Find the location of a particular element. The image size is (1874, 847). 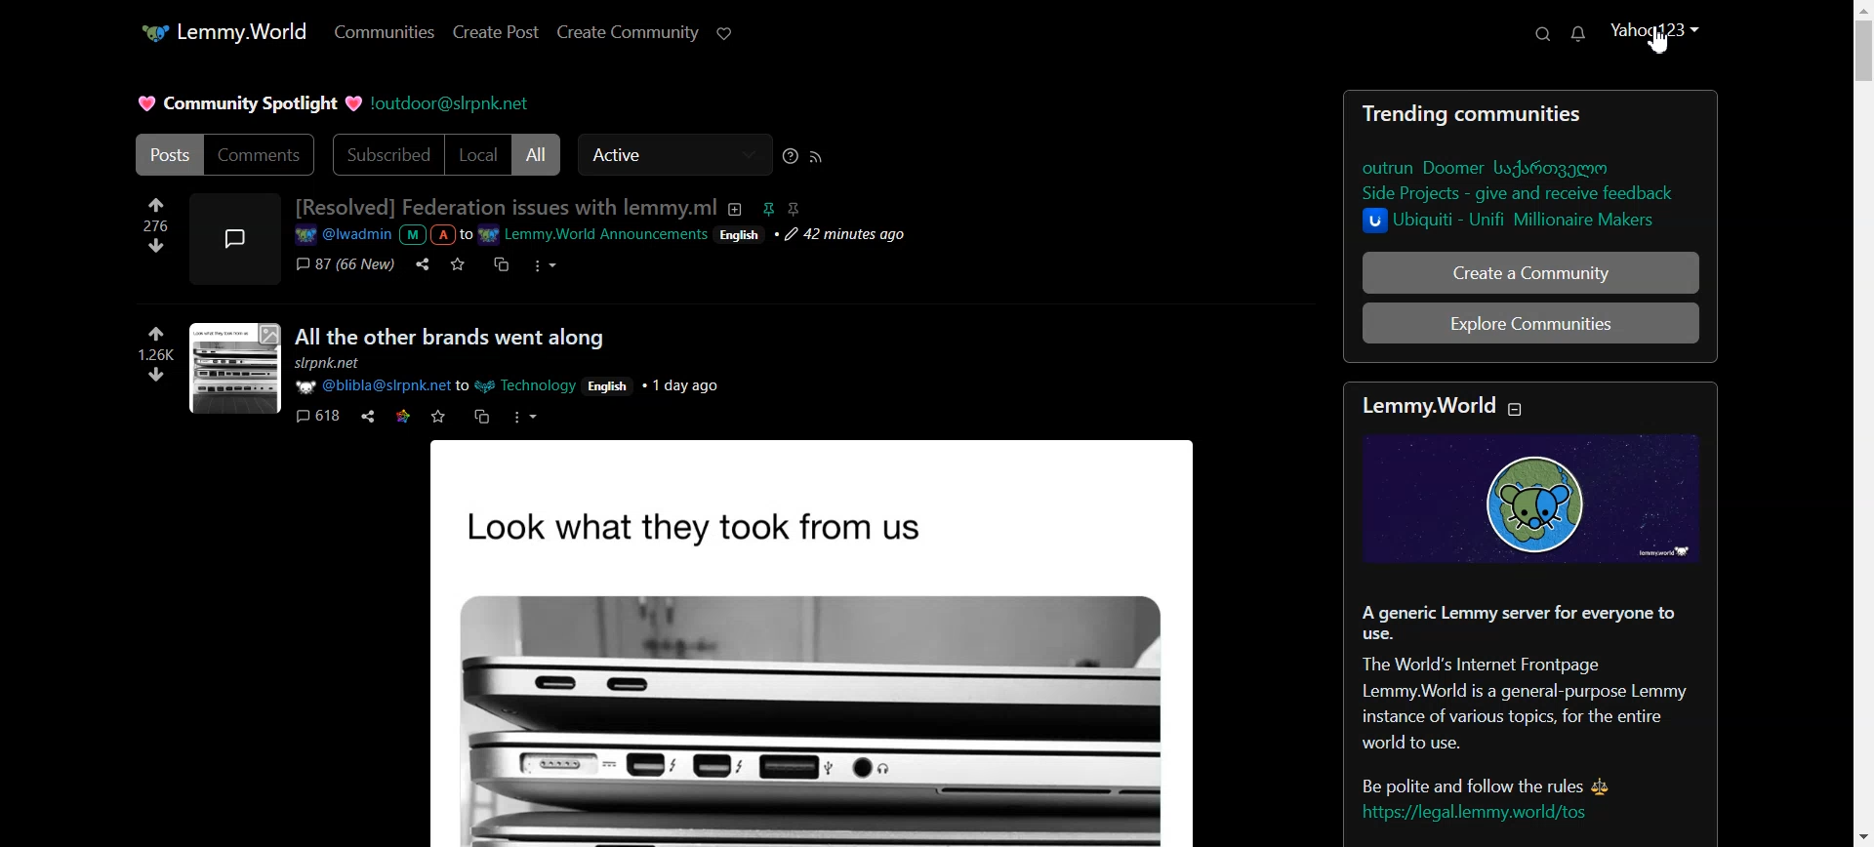

Profile is located at coordinates (1654, 38).